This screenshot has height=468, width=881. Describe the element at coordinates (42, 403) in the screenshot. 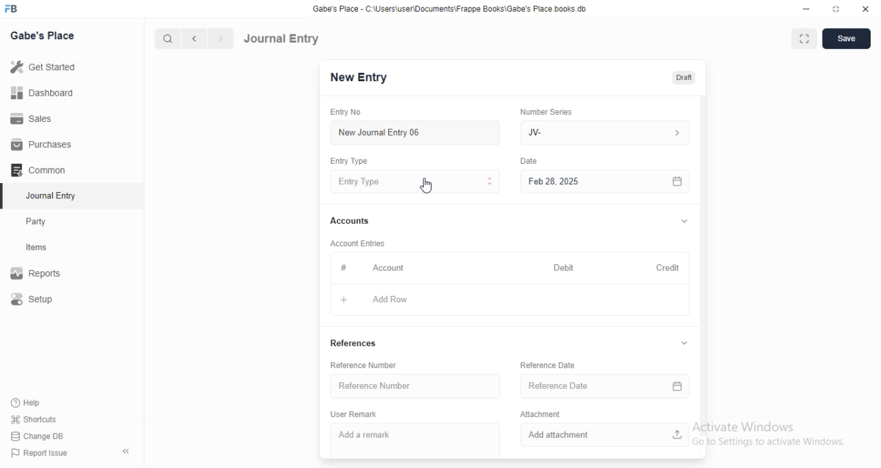

I see `‘Help` at that location.